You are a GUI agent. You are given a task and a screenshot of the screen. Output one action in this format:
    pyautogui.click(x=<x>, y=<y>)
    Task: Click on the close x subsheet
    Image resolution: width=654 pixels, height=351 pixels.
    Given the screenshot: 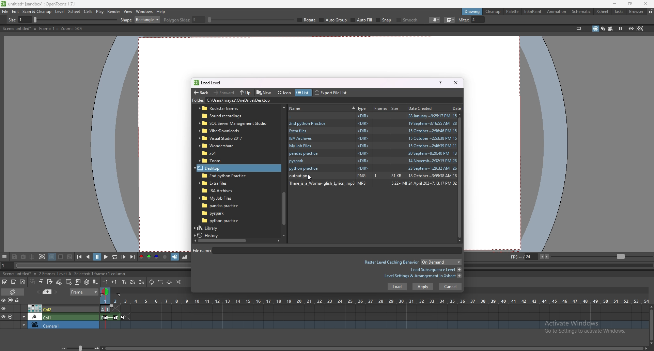 What is the action you would take?
    pyautogui.click(x=49, y=282)
    